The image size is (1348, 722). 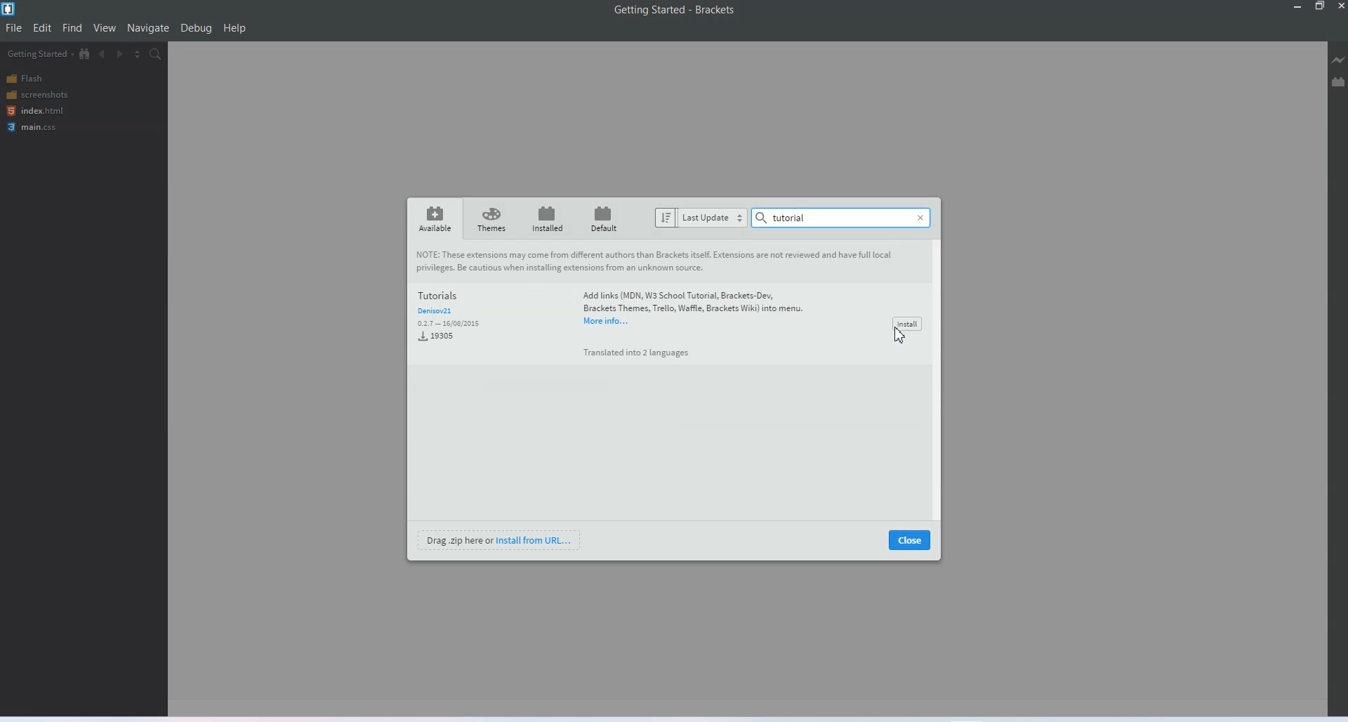 What do you see at coordinates (39, 54) in the screenshot?
I see `Getting Started` at bounding box center [39, 54].